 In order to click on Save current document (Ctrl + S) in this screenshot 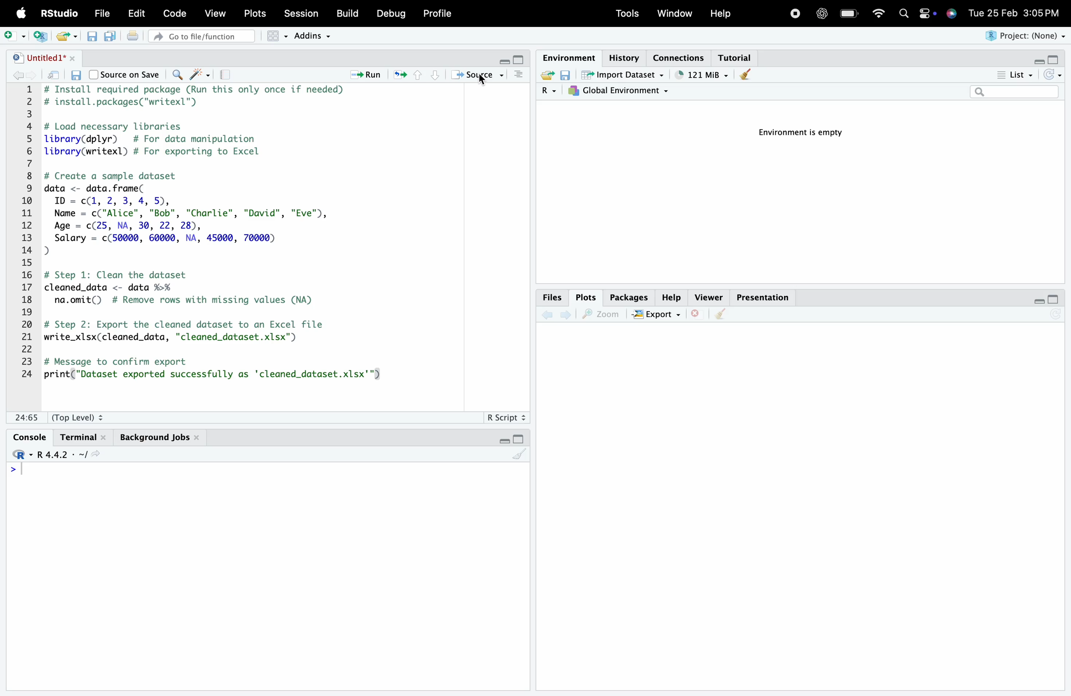, I will do `click(75, 75)`.